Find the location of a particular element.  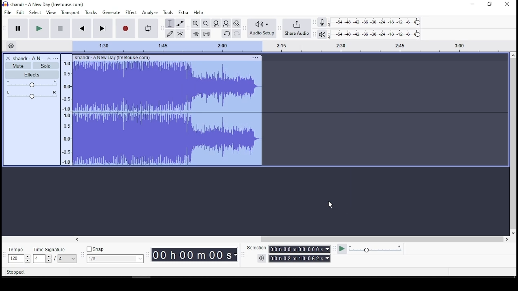

enable looping is located at coordinates (149, 28).